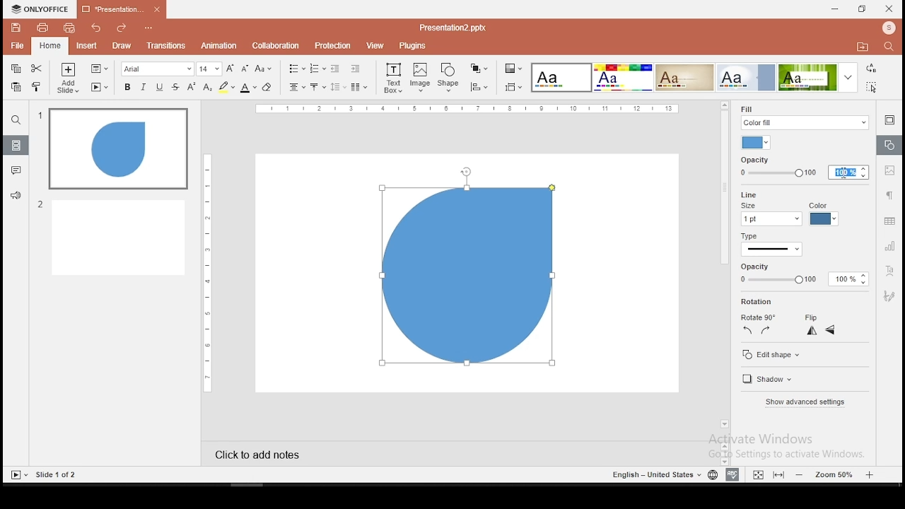 The width and height of the screenshot is (905, 509). What do you see at coordinates (247, 88) in the screenshot?
I see `font color` at bounding box center [247, 88].